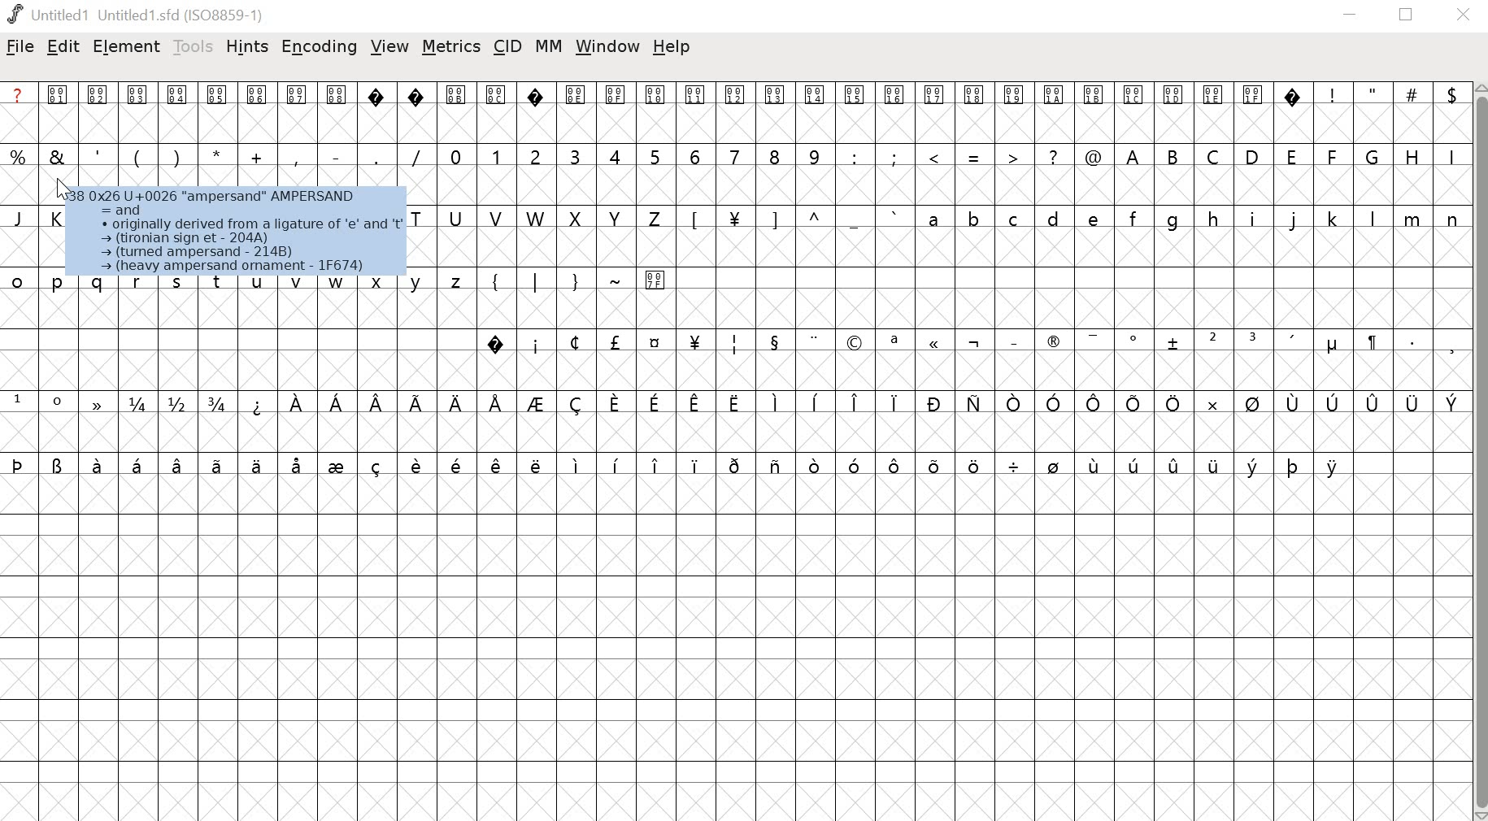  What do you see at coordinates (1055, 155) in the screenshot?
I see `?` at bounding box center [1055, 155].